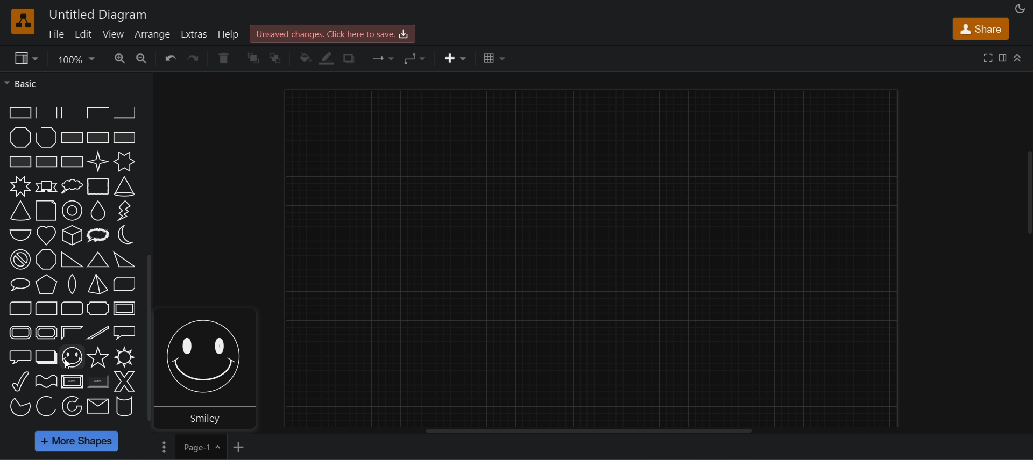  What do you see at coordinates (97, 261) in the screenshot?
I see `obtuse triangle` at bounding box center [97, 261].